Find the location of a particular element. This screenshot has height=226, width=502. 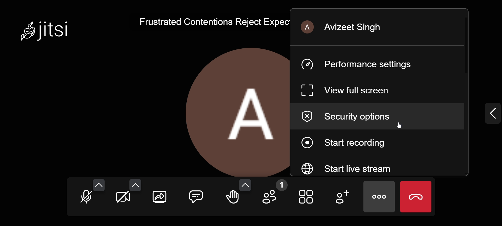

share screen is located at coordinates (159, 197).